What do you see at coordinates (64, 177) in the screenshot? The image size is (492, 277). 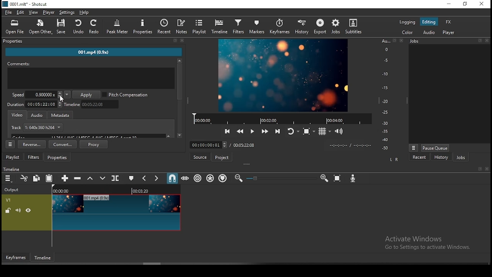 I see `append` at bounding box center [64, 177].